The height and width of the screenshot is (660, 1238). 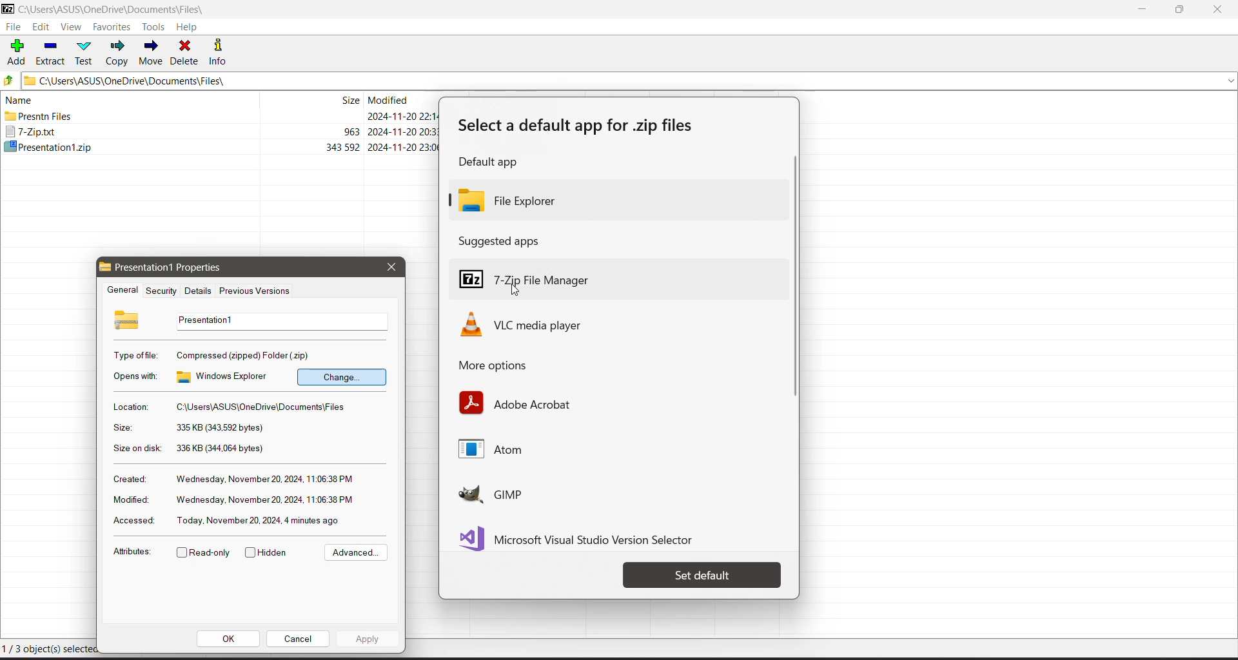 I want to click on Extract, so click(x=51, y=52).